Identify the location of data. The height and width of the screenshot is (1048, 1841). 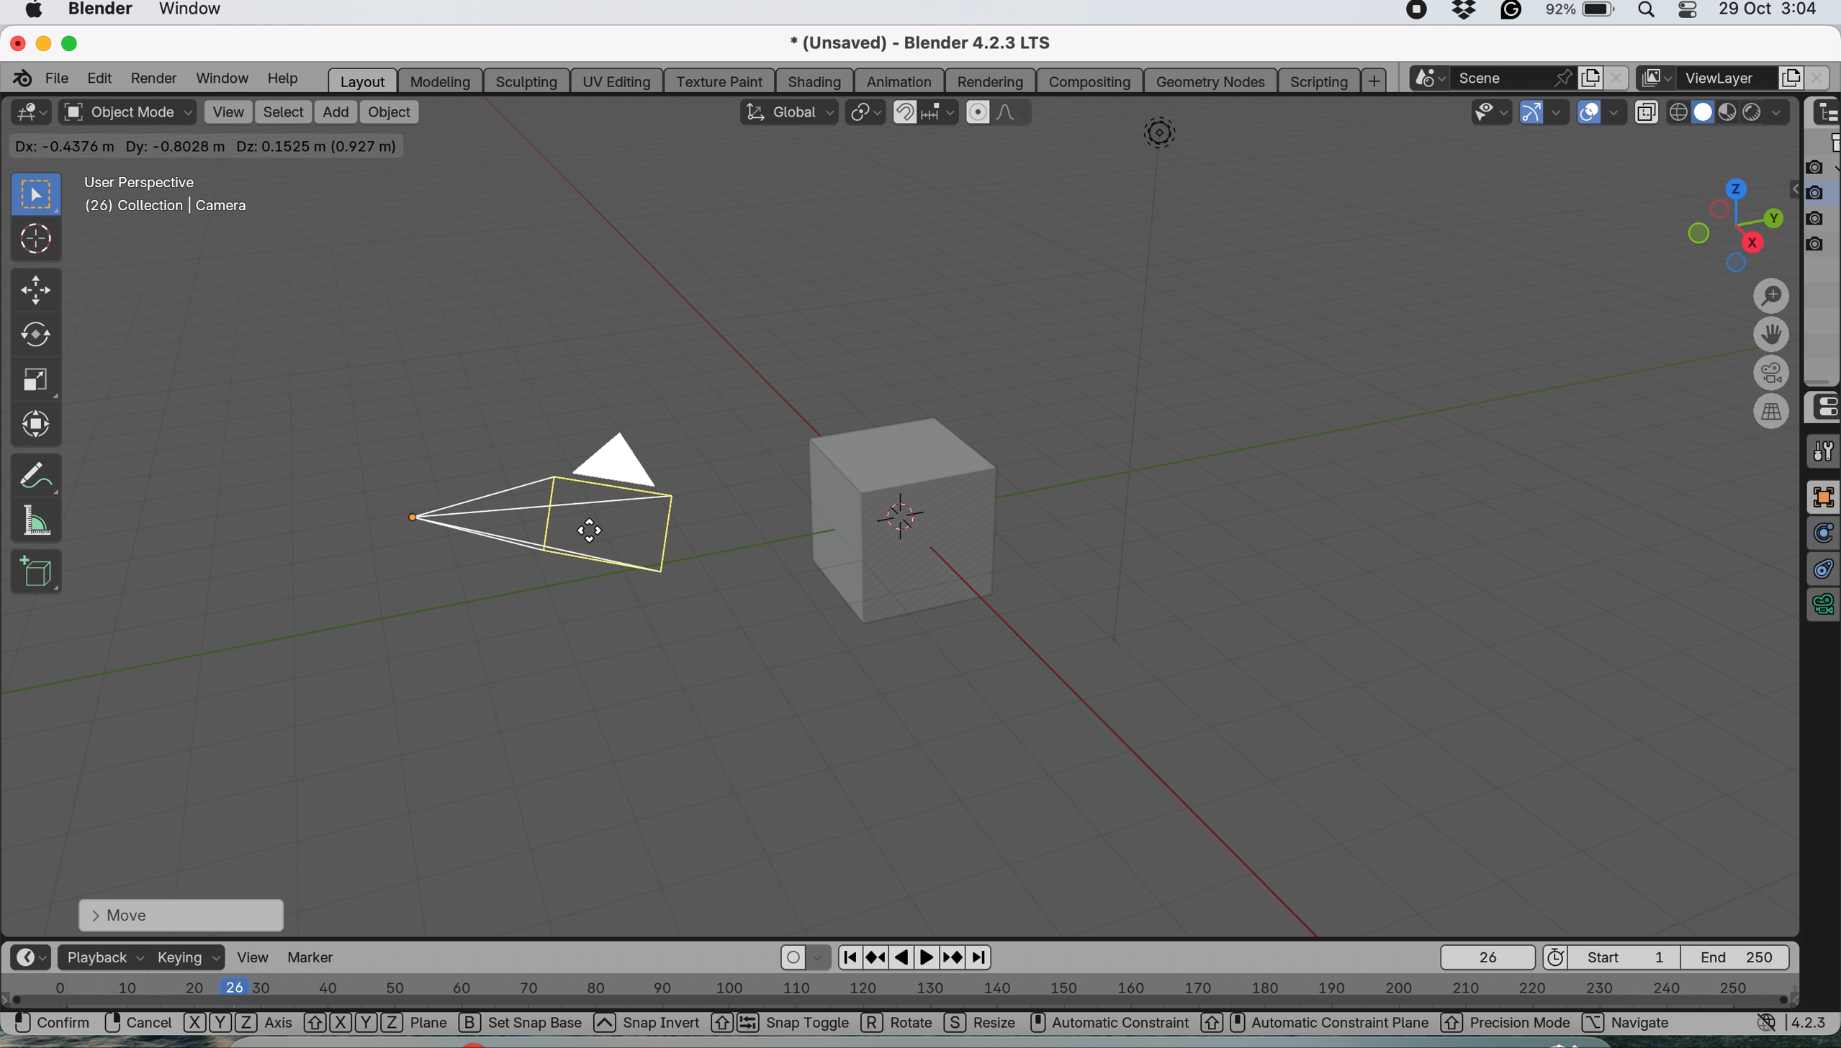
(1822, 607).